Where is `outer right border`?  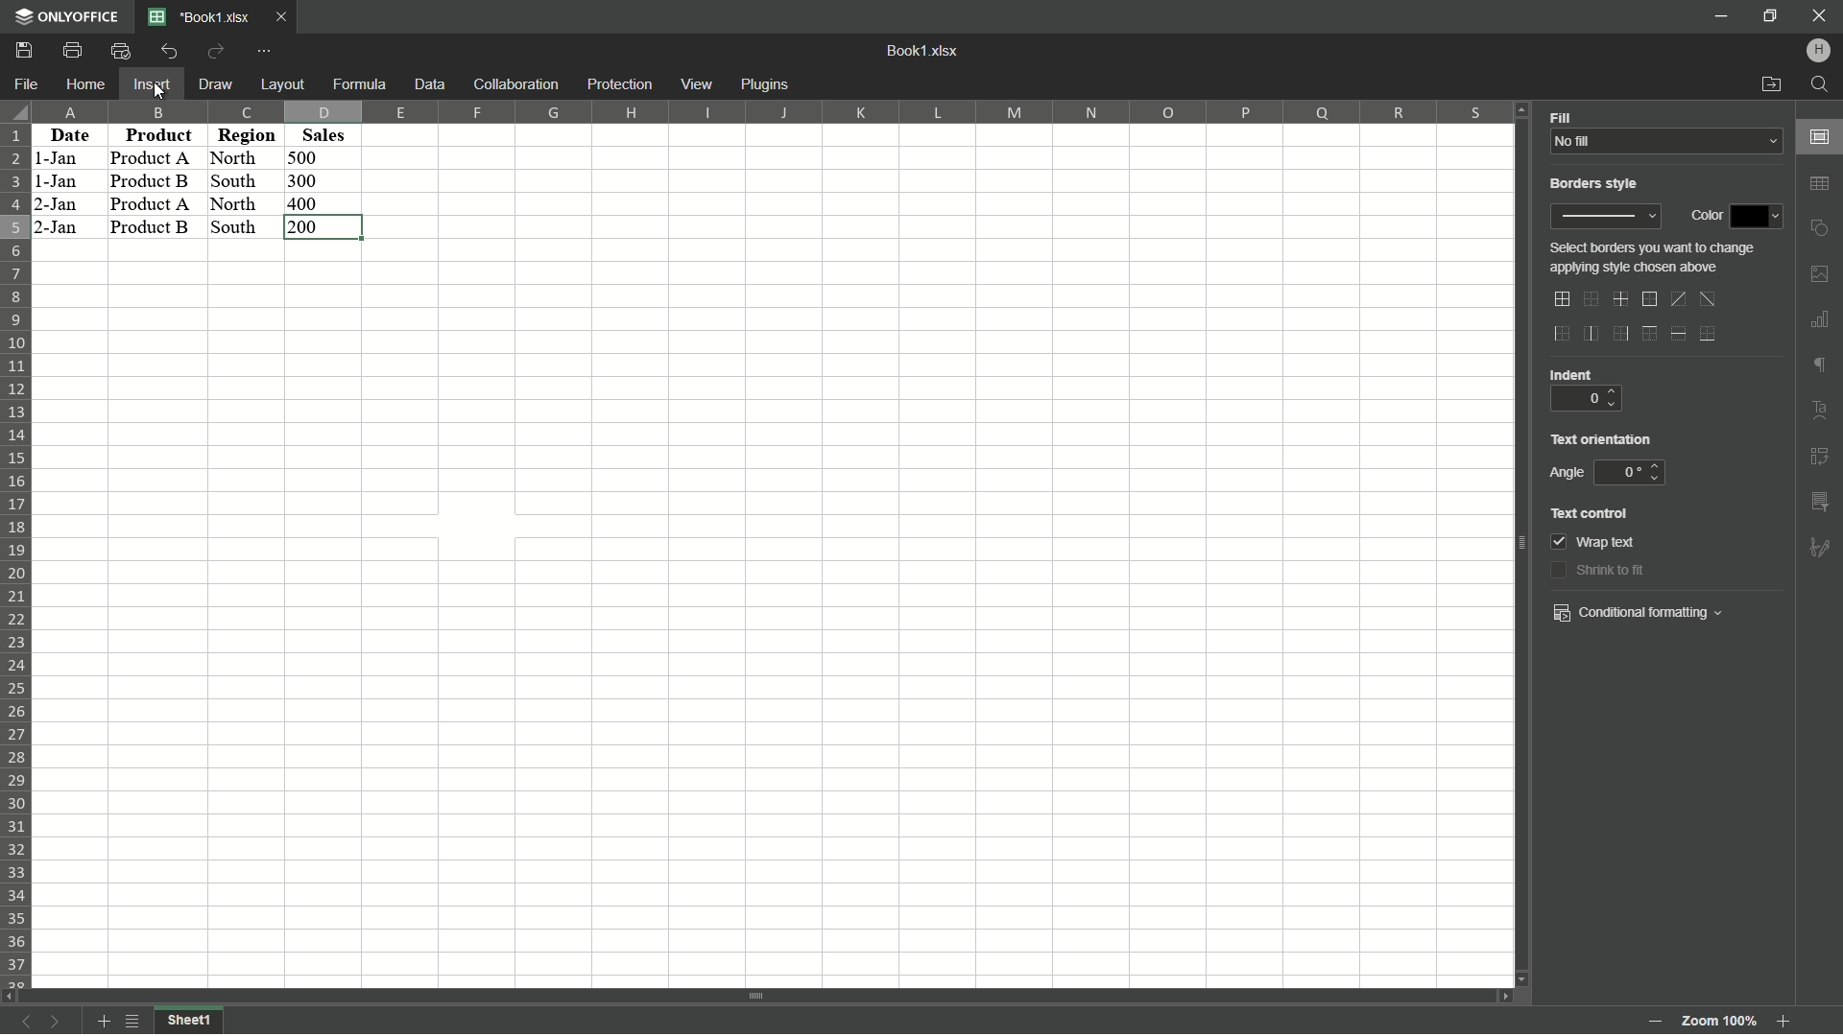
outer right border is located at coordinates (1618, 333).